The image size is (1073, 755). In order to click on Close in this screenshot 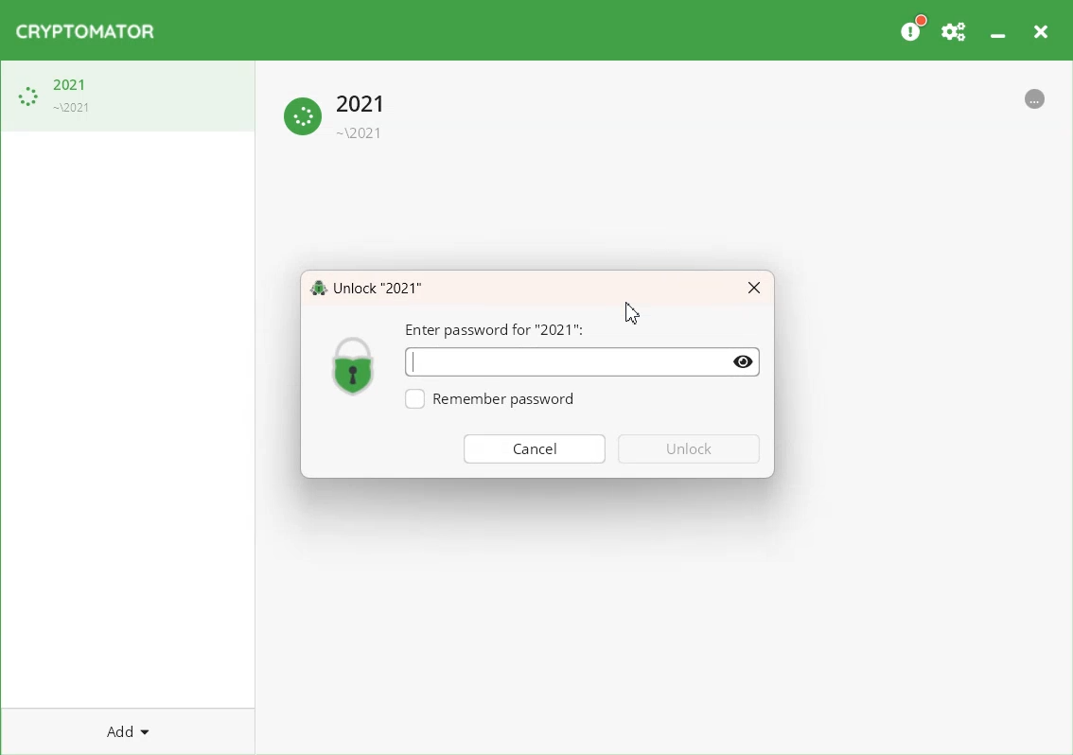, I will do `click(754, 289)`.